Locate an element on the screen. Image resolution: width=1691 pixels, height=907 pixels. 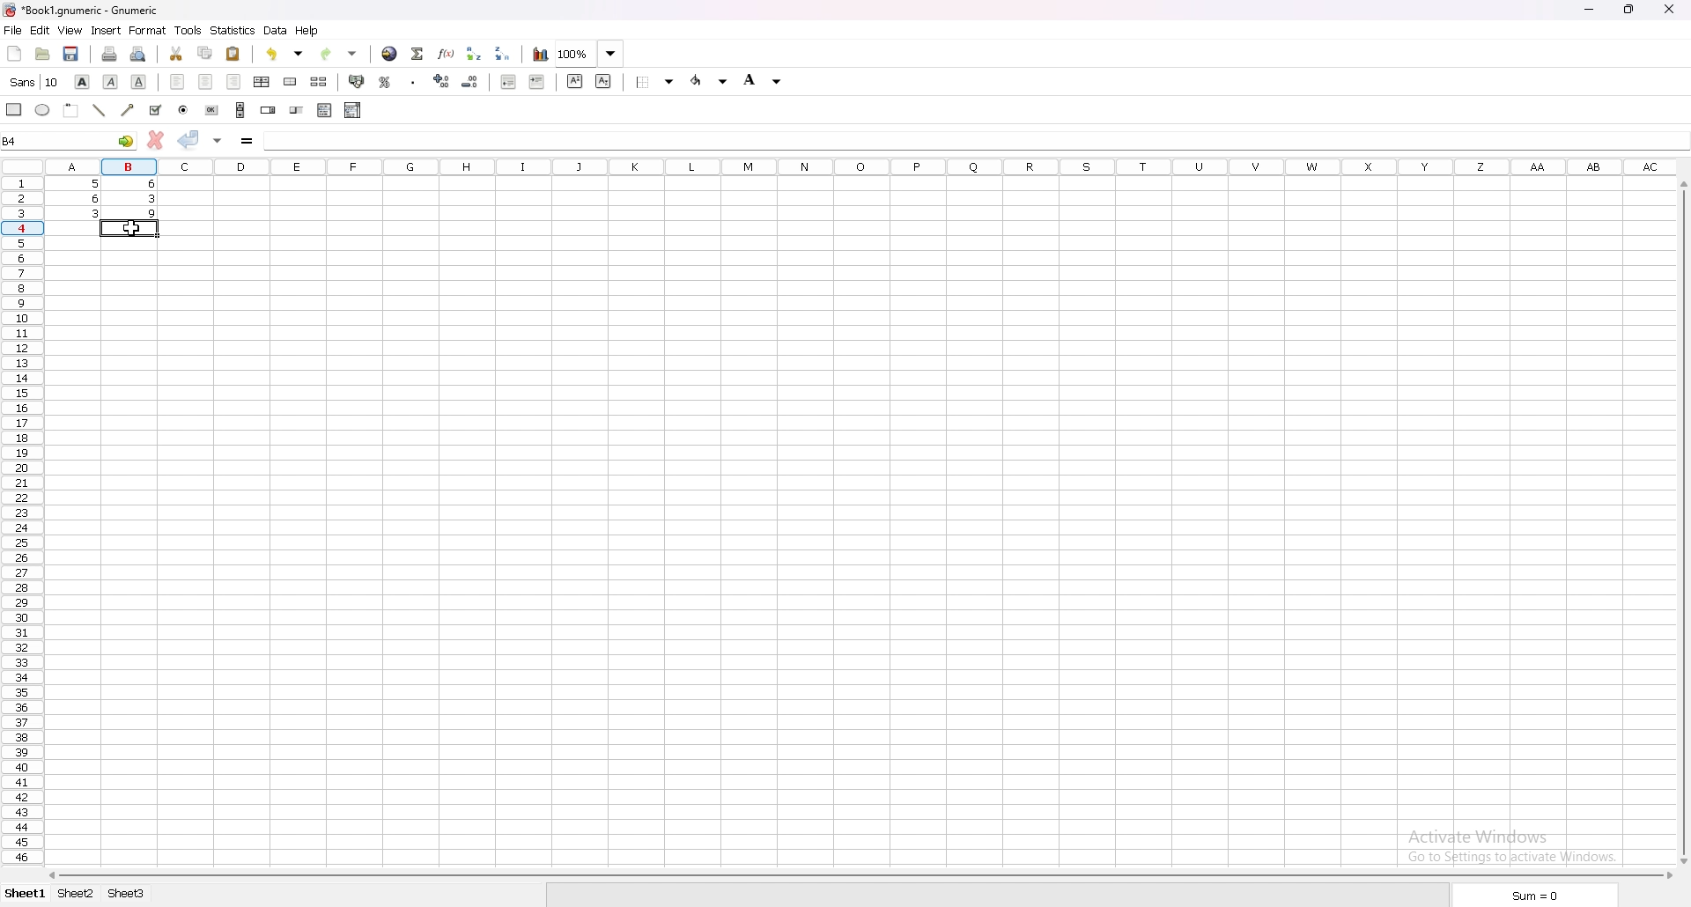
scroll button is located at coordinates (240, 109).